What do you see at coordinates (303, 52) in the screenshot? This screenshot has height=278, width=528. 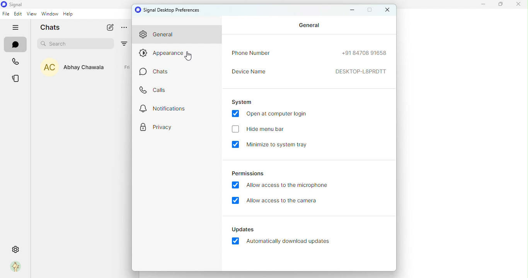 I see `phone number` at bounding box center [303, 52].